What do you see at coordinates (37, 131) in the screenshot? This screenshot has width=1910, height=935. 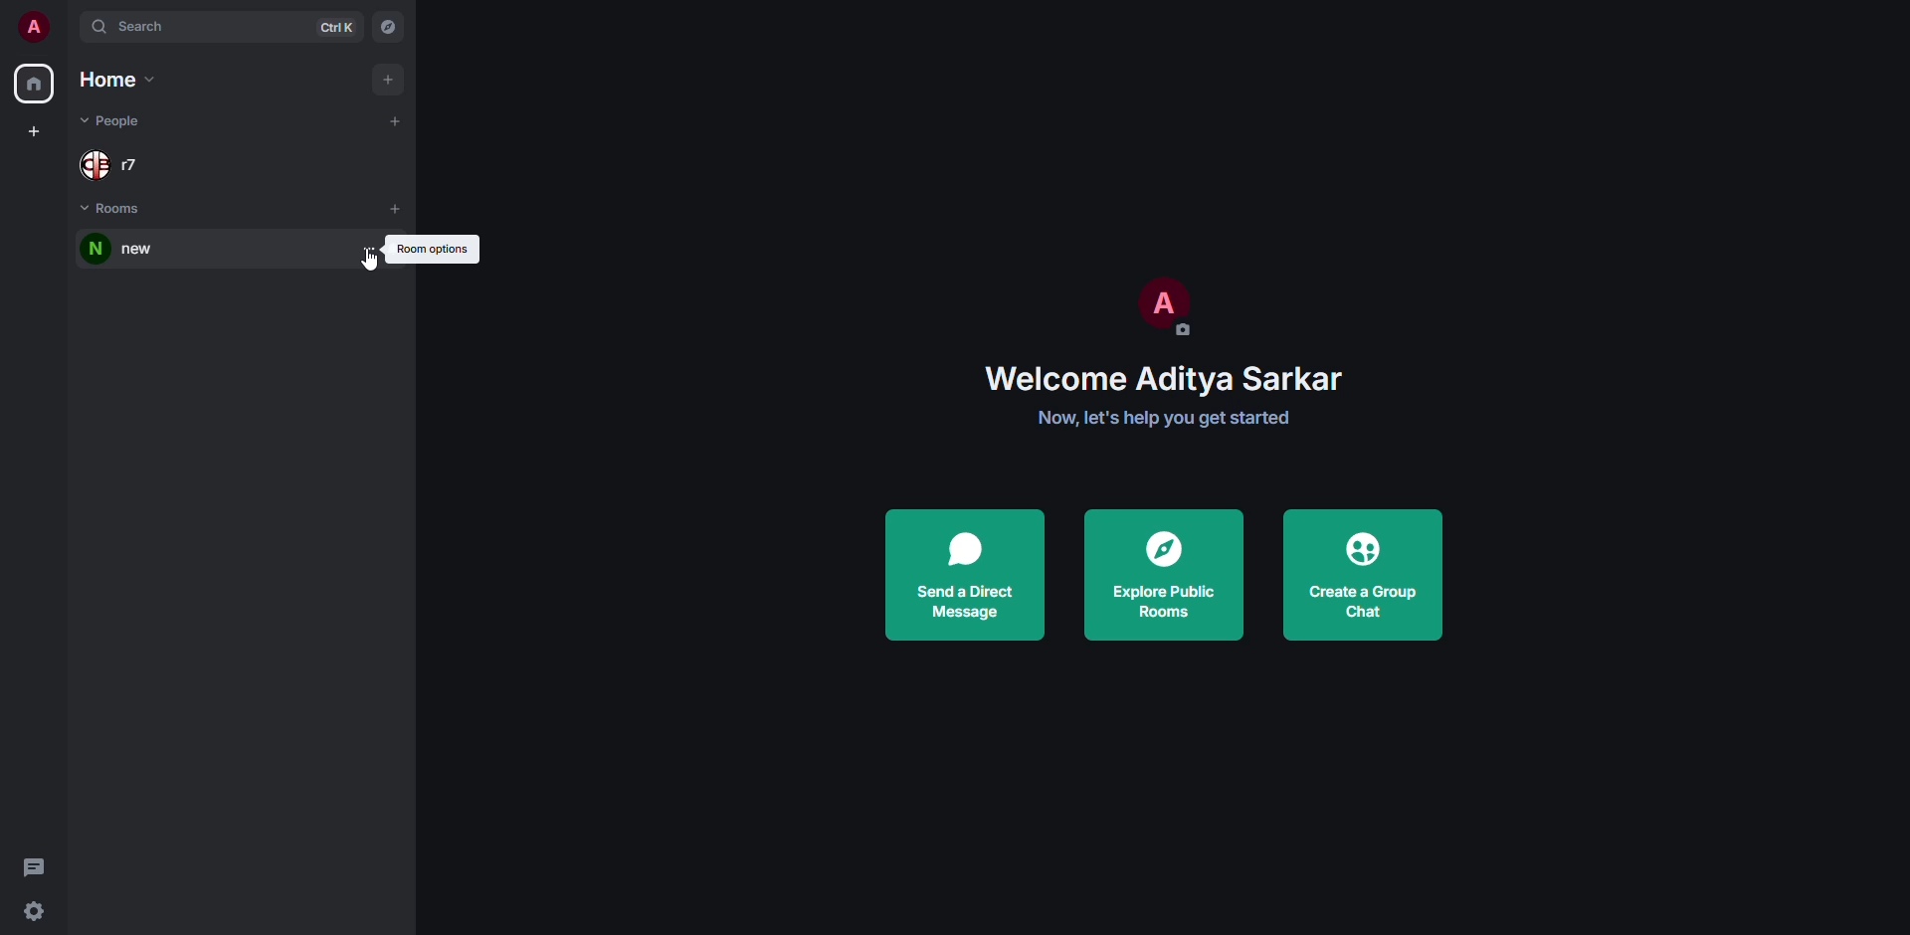 I see `create space` at bounding box center [37, 131].